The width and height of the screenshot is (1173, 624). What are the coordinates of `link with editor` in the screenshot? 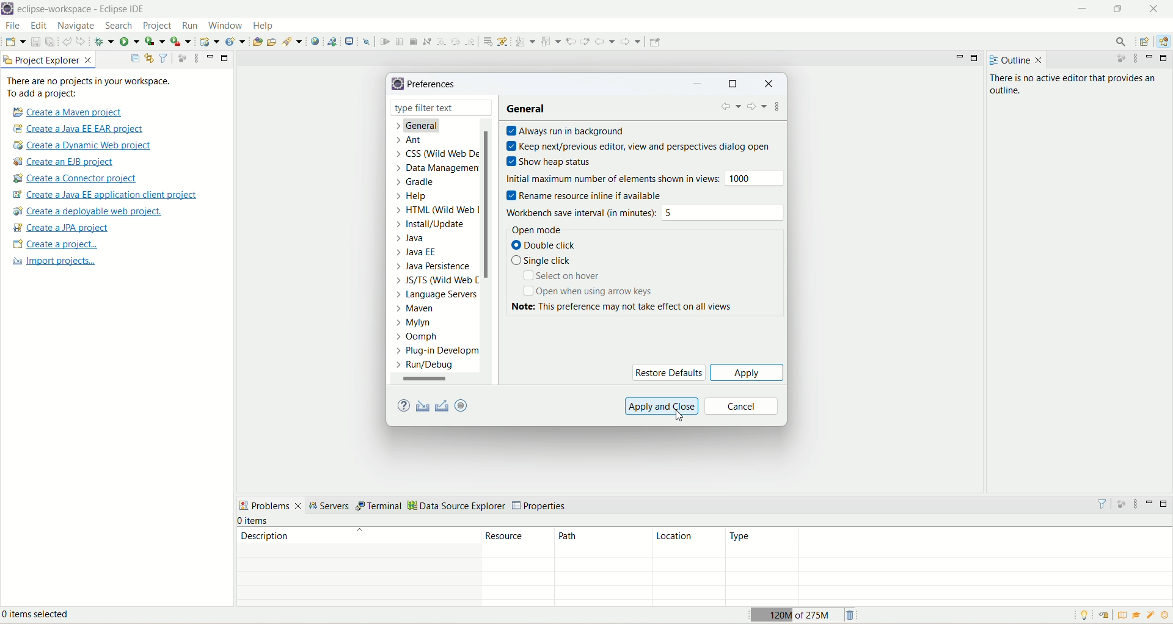 It's located at (150, 58).